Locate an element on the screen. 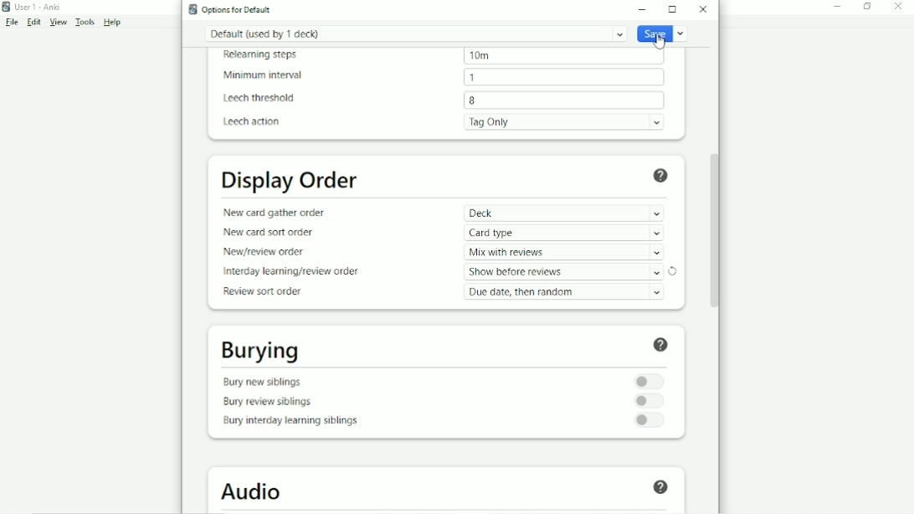 The width and height of the screenshot is (914, 514). New card sort order is located at coordinates (270, 234).